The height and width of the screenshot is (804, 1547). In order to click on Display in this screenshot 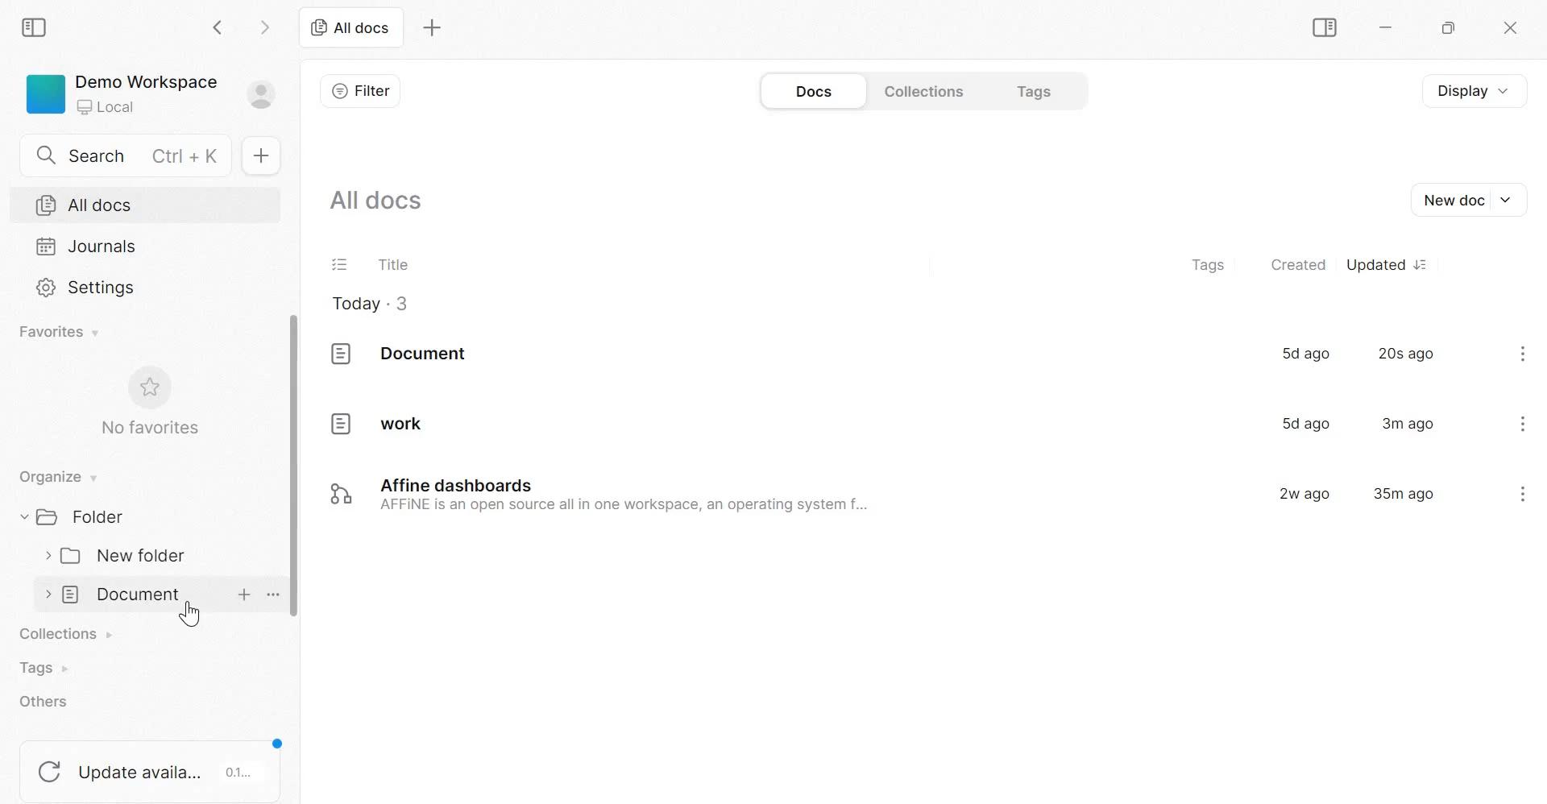, I will do `click(1466, 89)`.